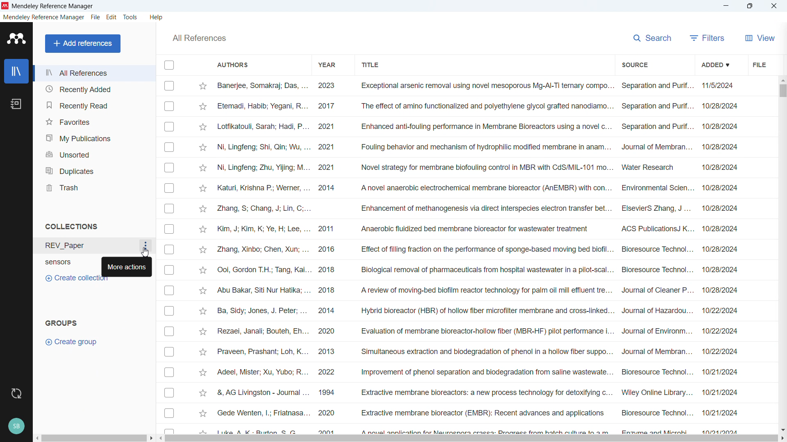  I want to click on Library, so click(16, 71).